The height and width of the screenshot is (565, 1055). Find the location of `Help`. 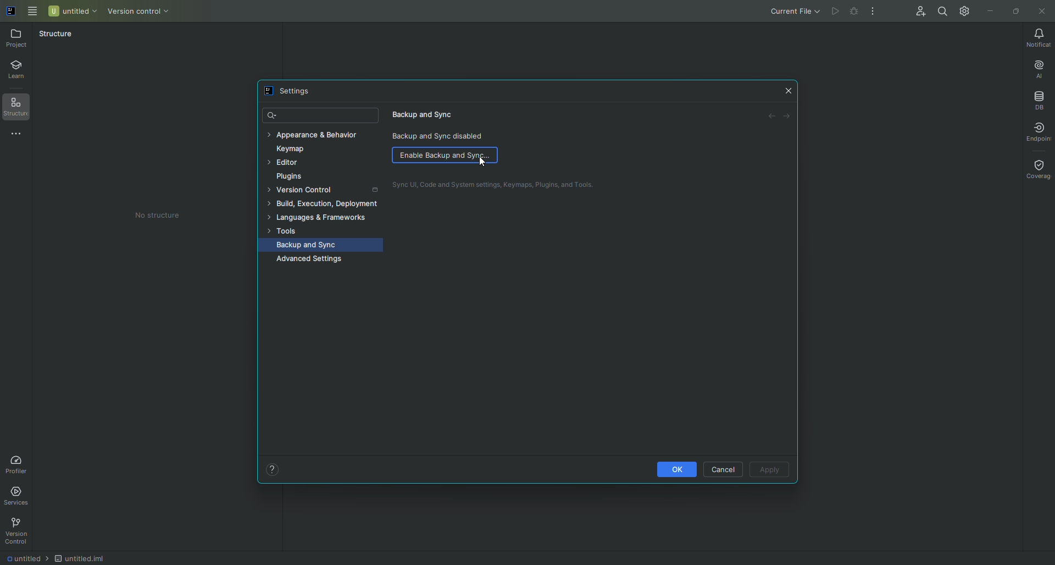

Help is located at coordinates (272, 469).